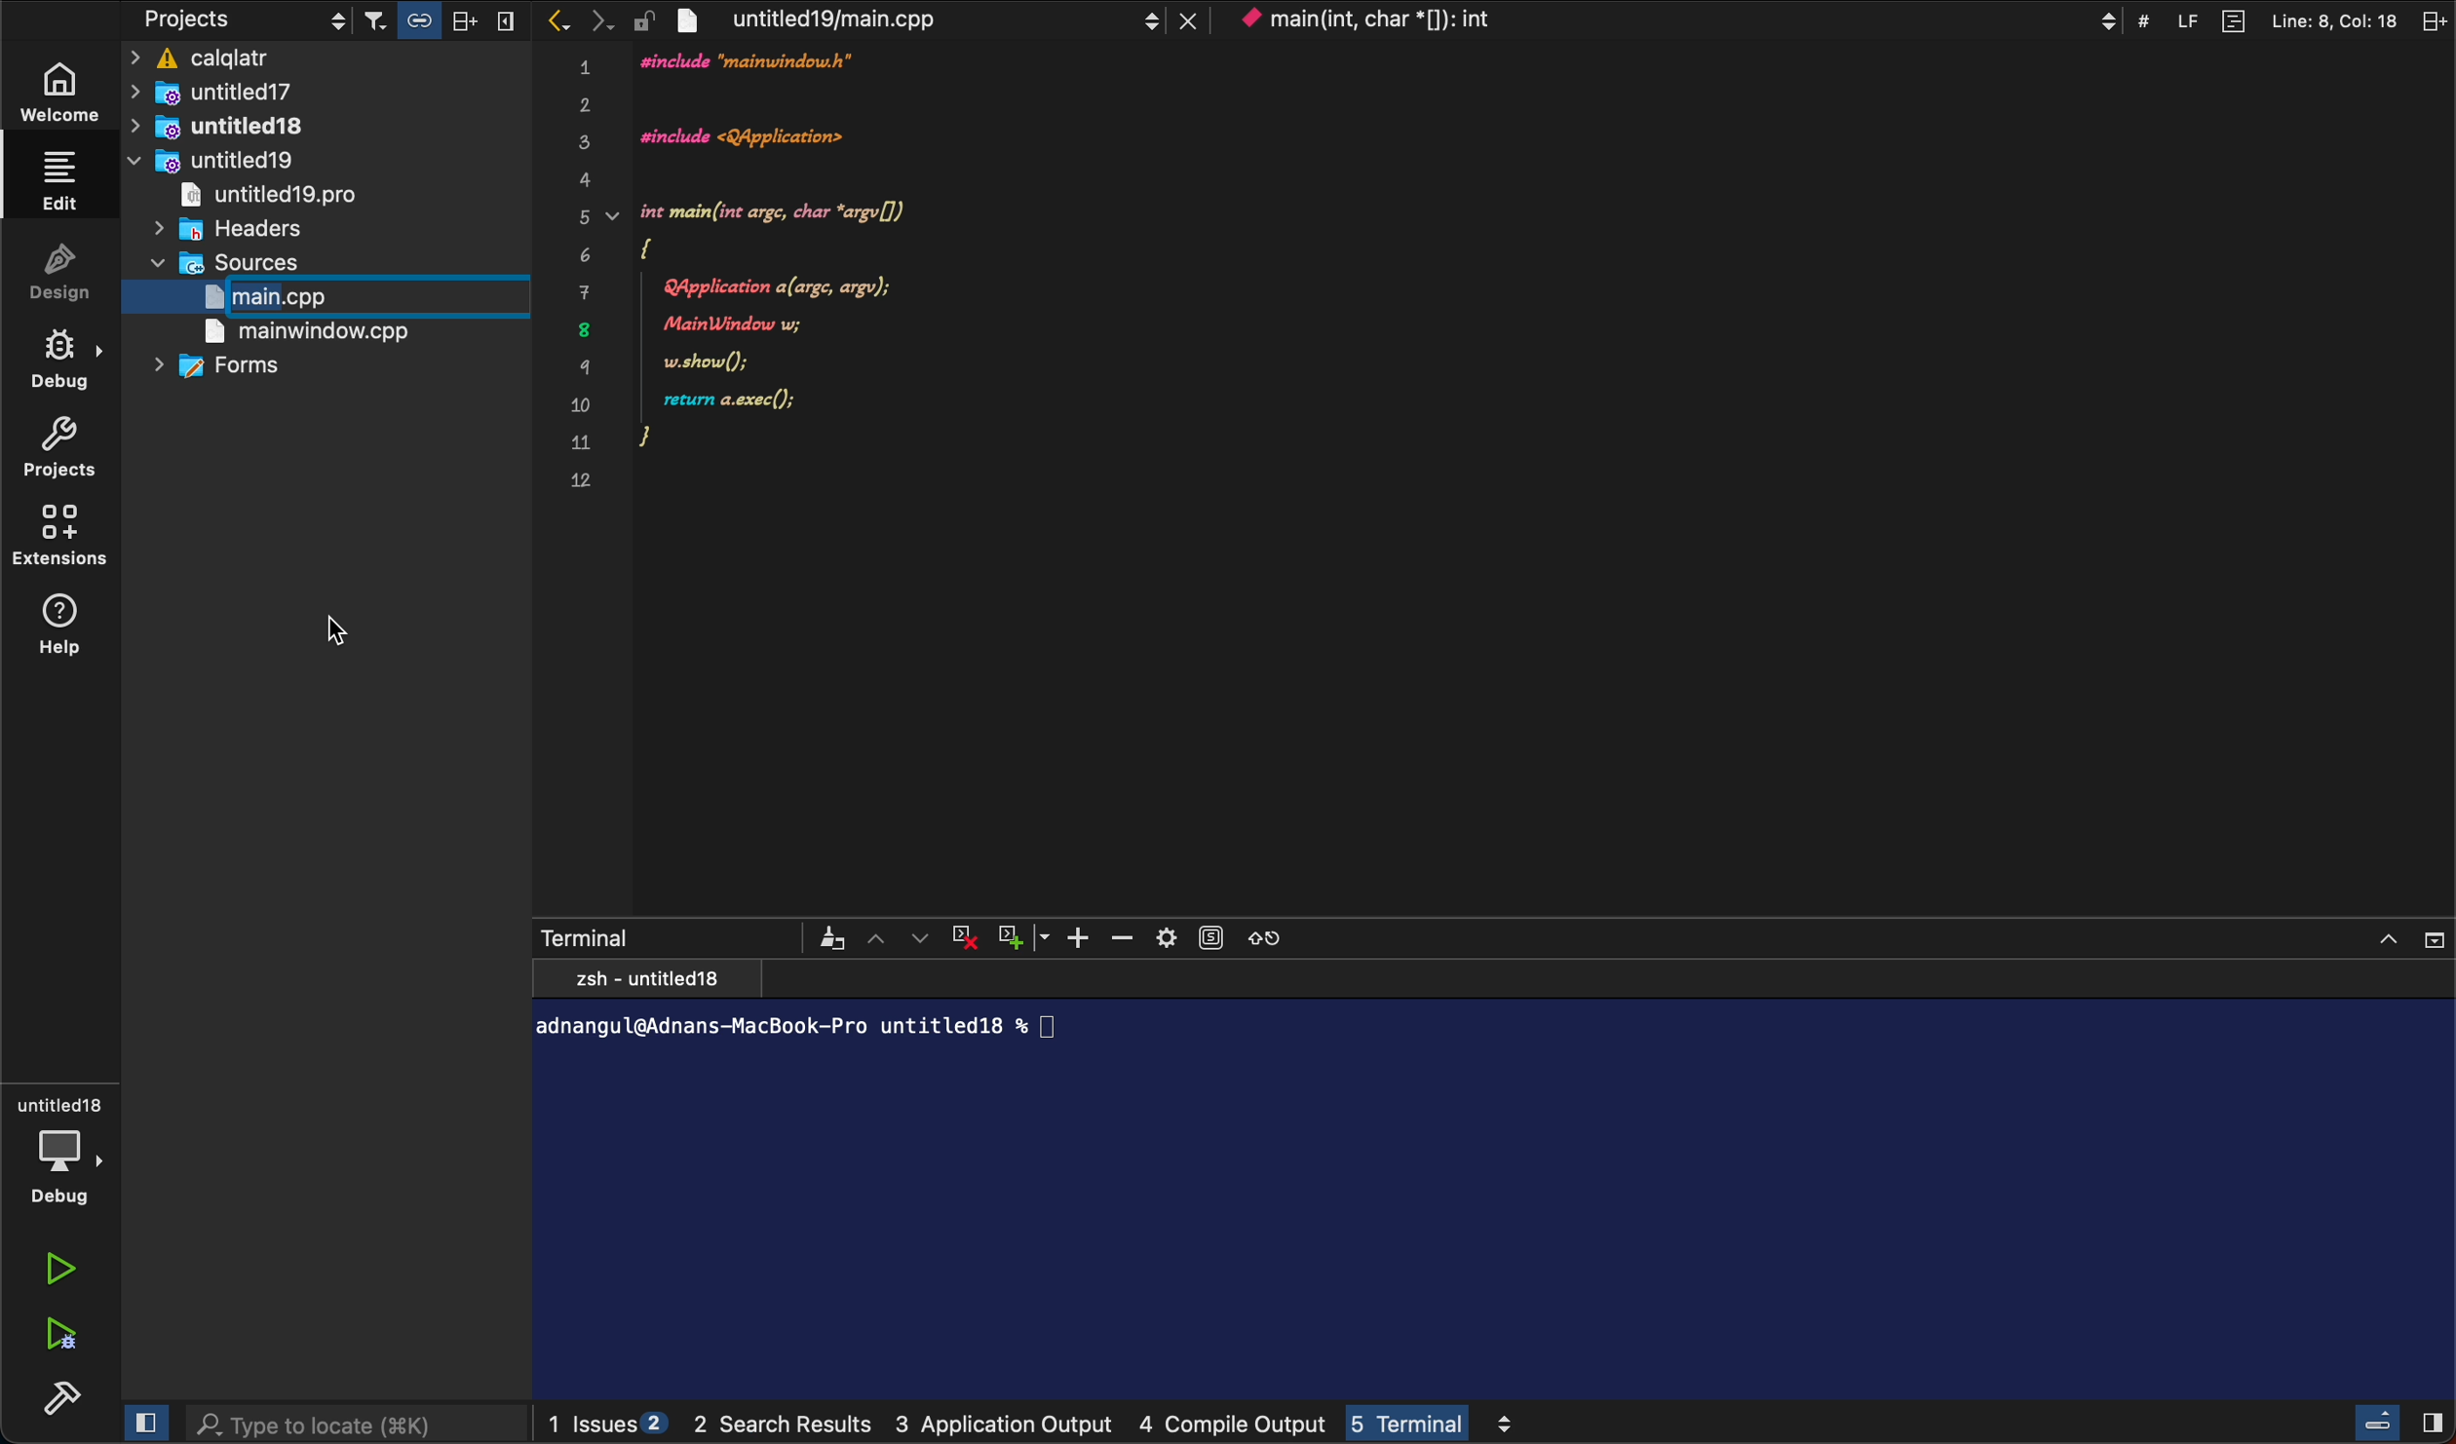 The image size is (2456, 1444). I want to click on Brush, so click(831, 936).